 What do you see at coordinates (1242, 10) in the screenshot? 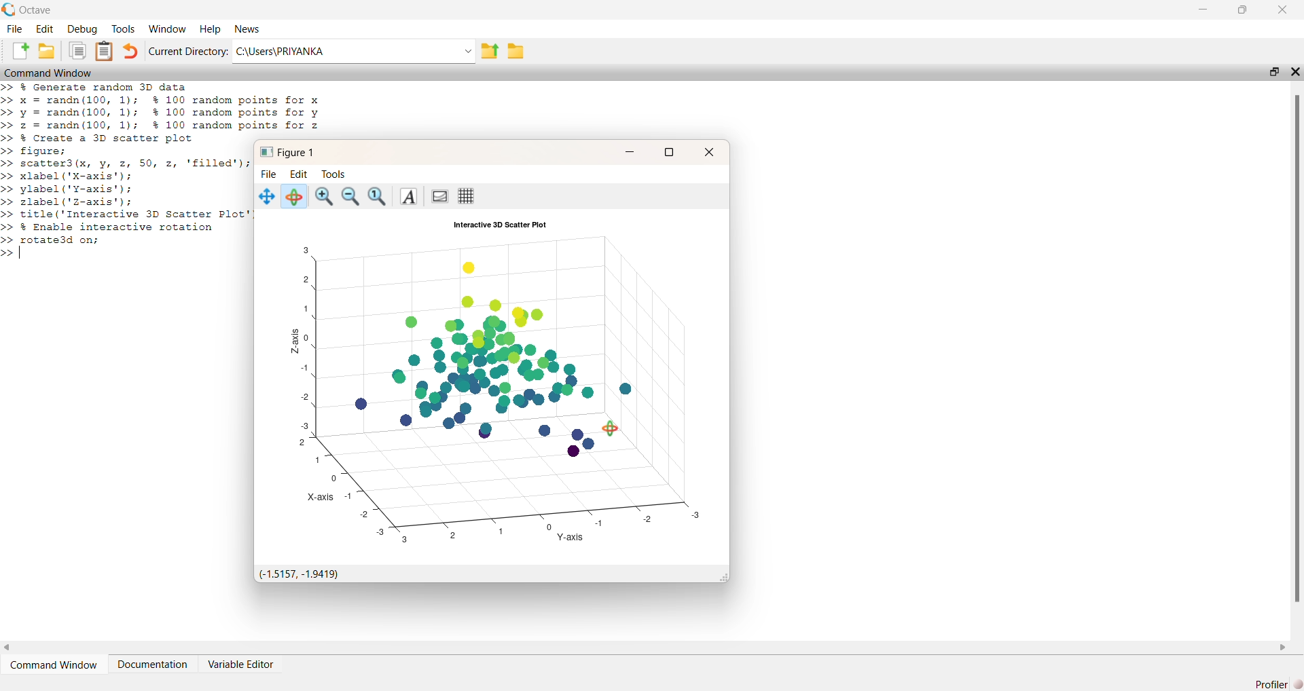
I see `resize` at bounding box center [1242, 10].